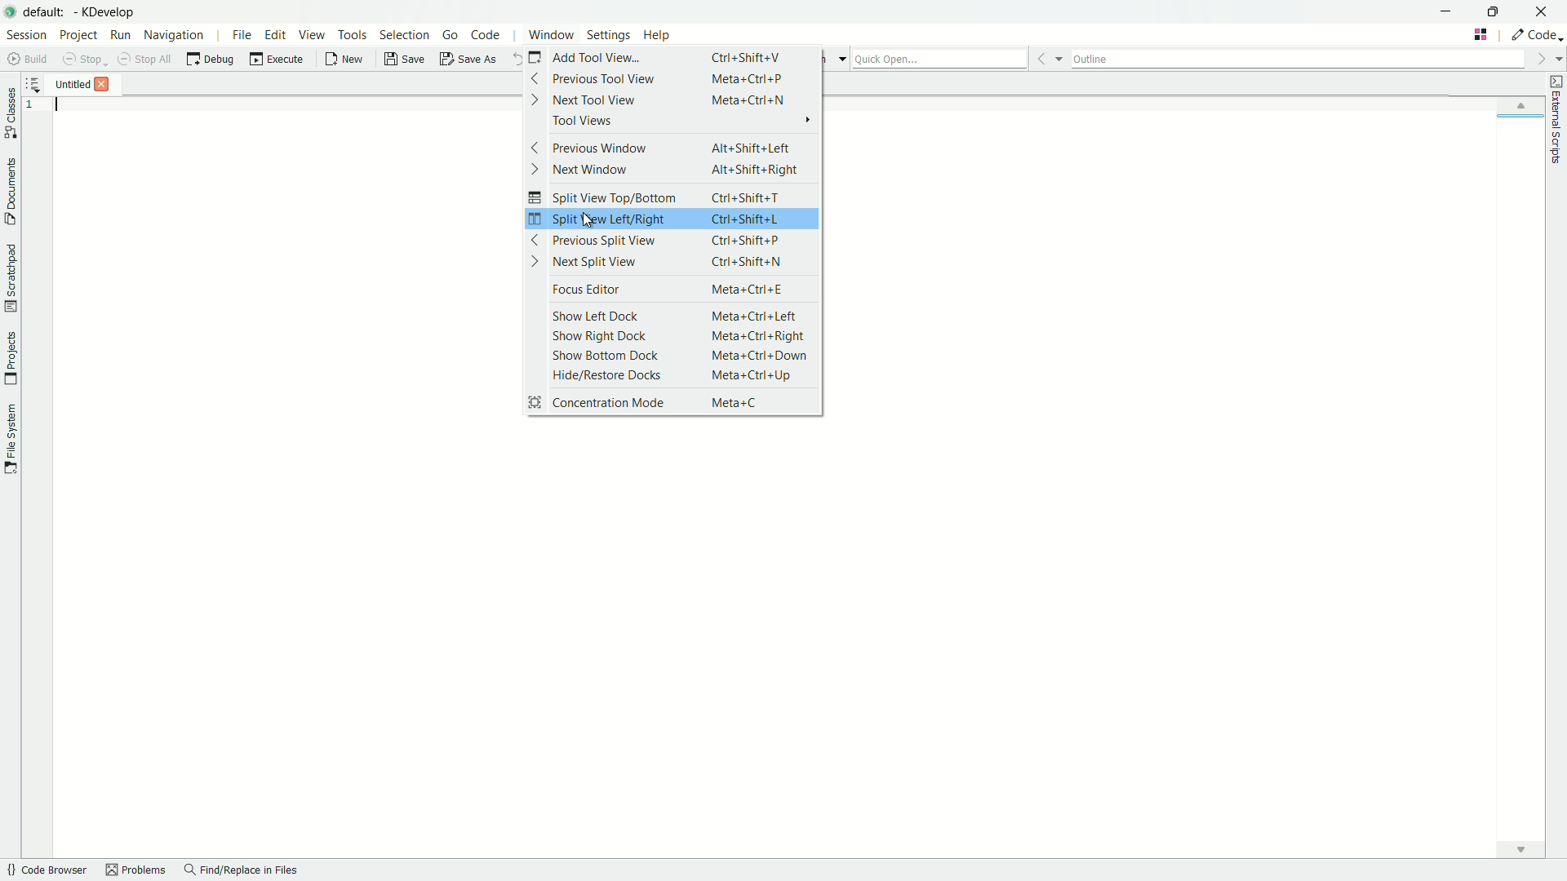 The width and height of the screenshot is (1567, 881). What do you see at coordinates (244, 34) in the screenshot?
I see `file menu` at bounding box center [244, 34].